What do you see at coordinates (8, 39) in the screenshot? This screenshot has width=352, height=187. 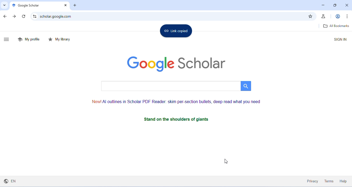 I see `show side bar` at bounding box center [8, 39].